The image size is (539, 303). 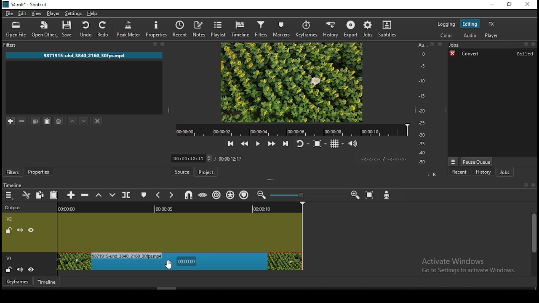 I want to click on file, so click(x=10, y=14).